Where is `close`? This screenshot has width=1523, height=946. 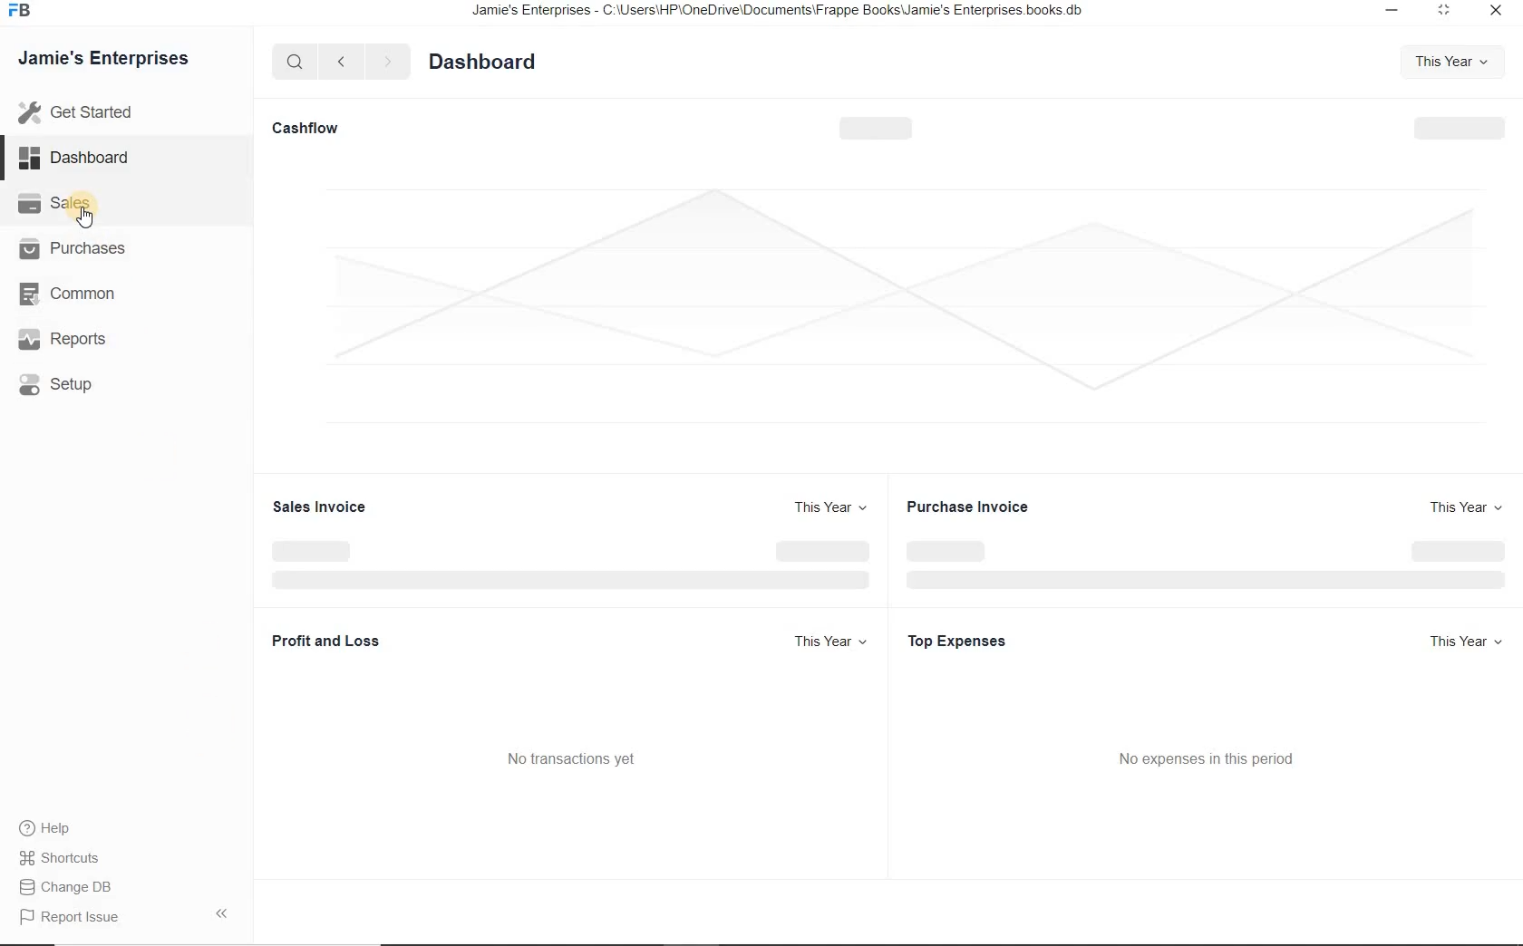
close is located at coordinates (1497, 14).